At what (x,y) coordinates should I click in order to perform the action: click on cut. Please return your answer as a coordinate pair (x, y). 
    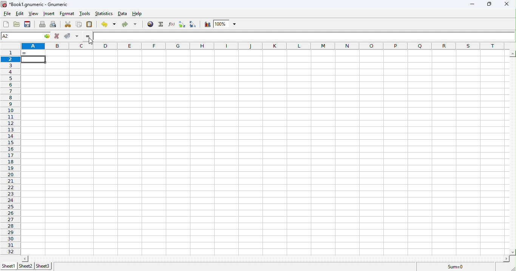
    Looking at the image, I should click on (68, 25).